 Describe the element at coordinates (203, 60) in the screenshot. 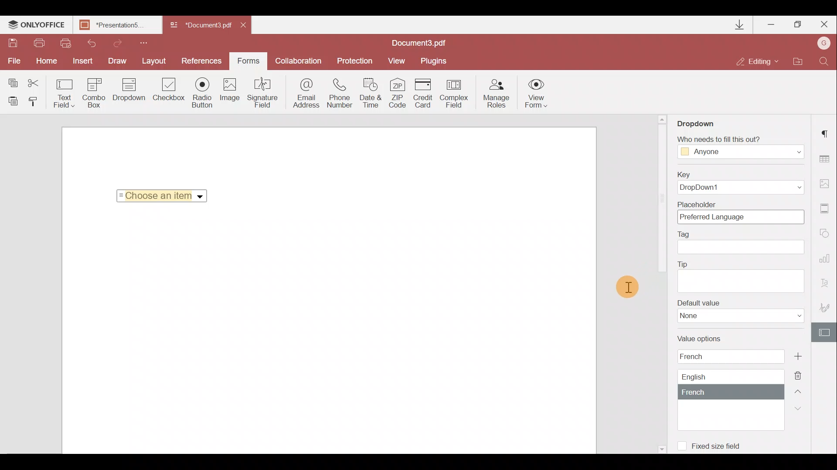

I see `References` at that location.